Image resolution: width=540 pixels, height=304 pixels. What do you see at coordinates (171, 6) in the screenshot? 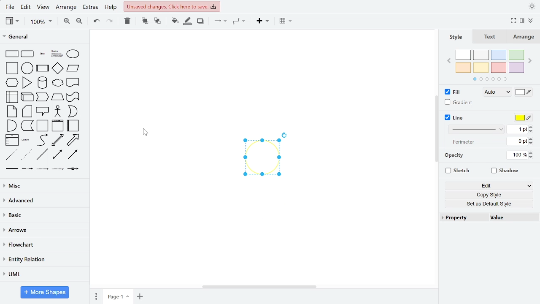
I see `unsaved changes. Click here to save` at bounding box center [171, 6].